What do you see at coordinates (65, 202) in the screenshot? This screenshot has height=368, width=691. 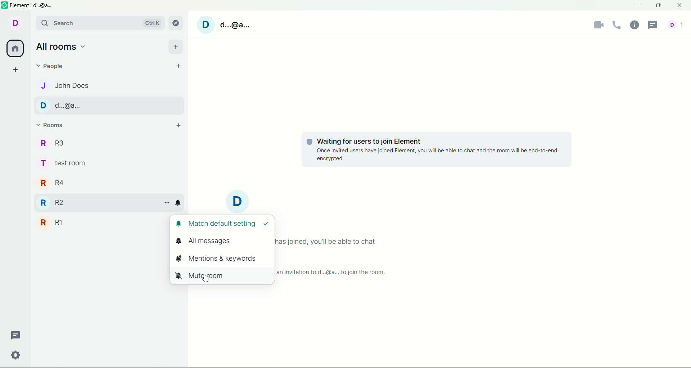 I see `room 2 ` at bounding box center [65, 202].